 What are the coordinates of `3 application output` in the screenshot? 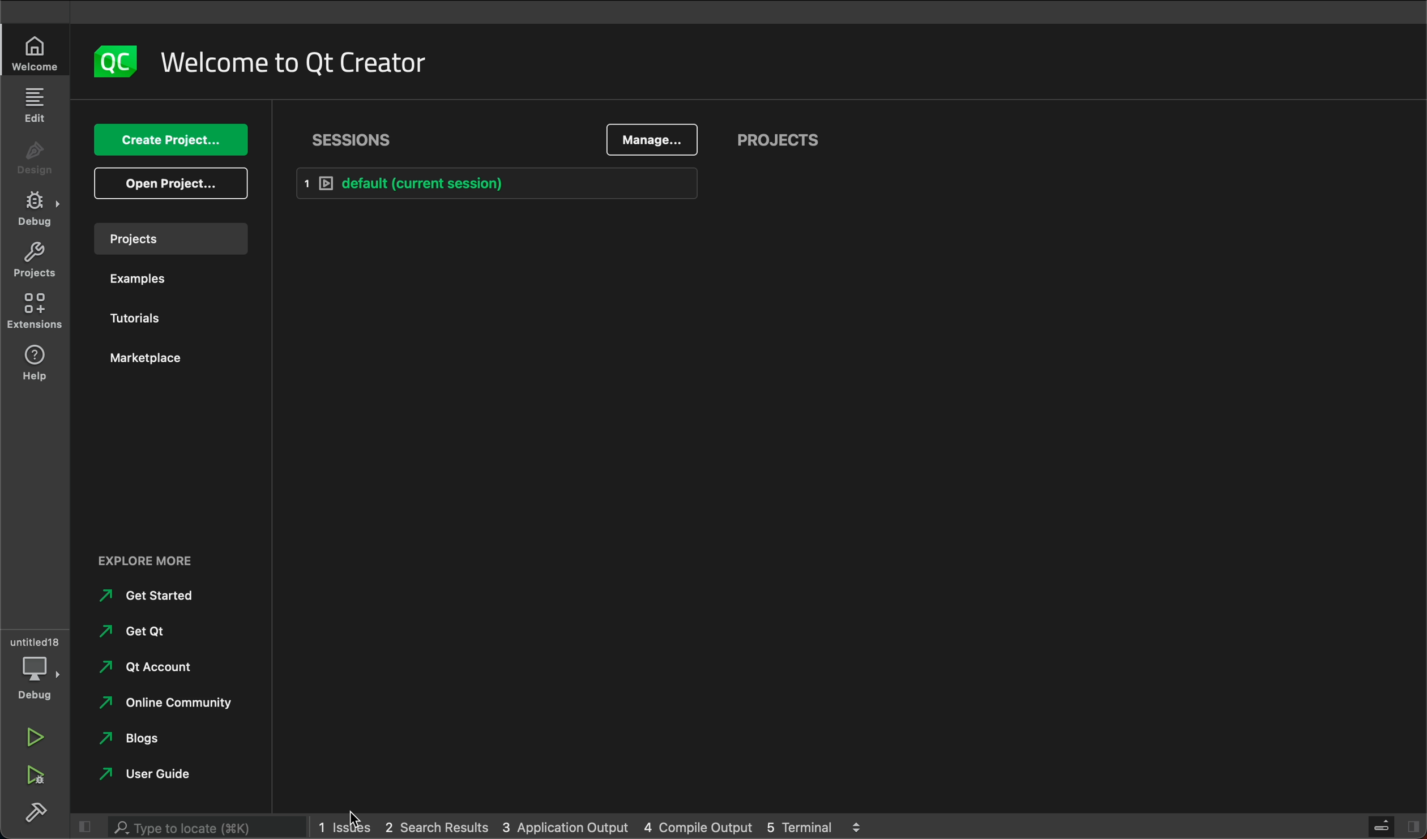 It's located at (570, 825).